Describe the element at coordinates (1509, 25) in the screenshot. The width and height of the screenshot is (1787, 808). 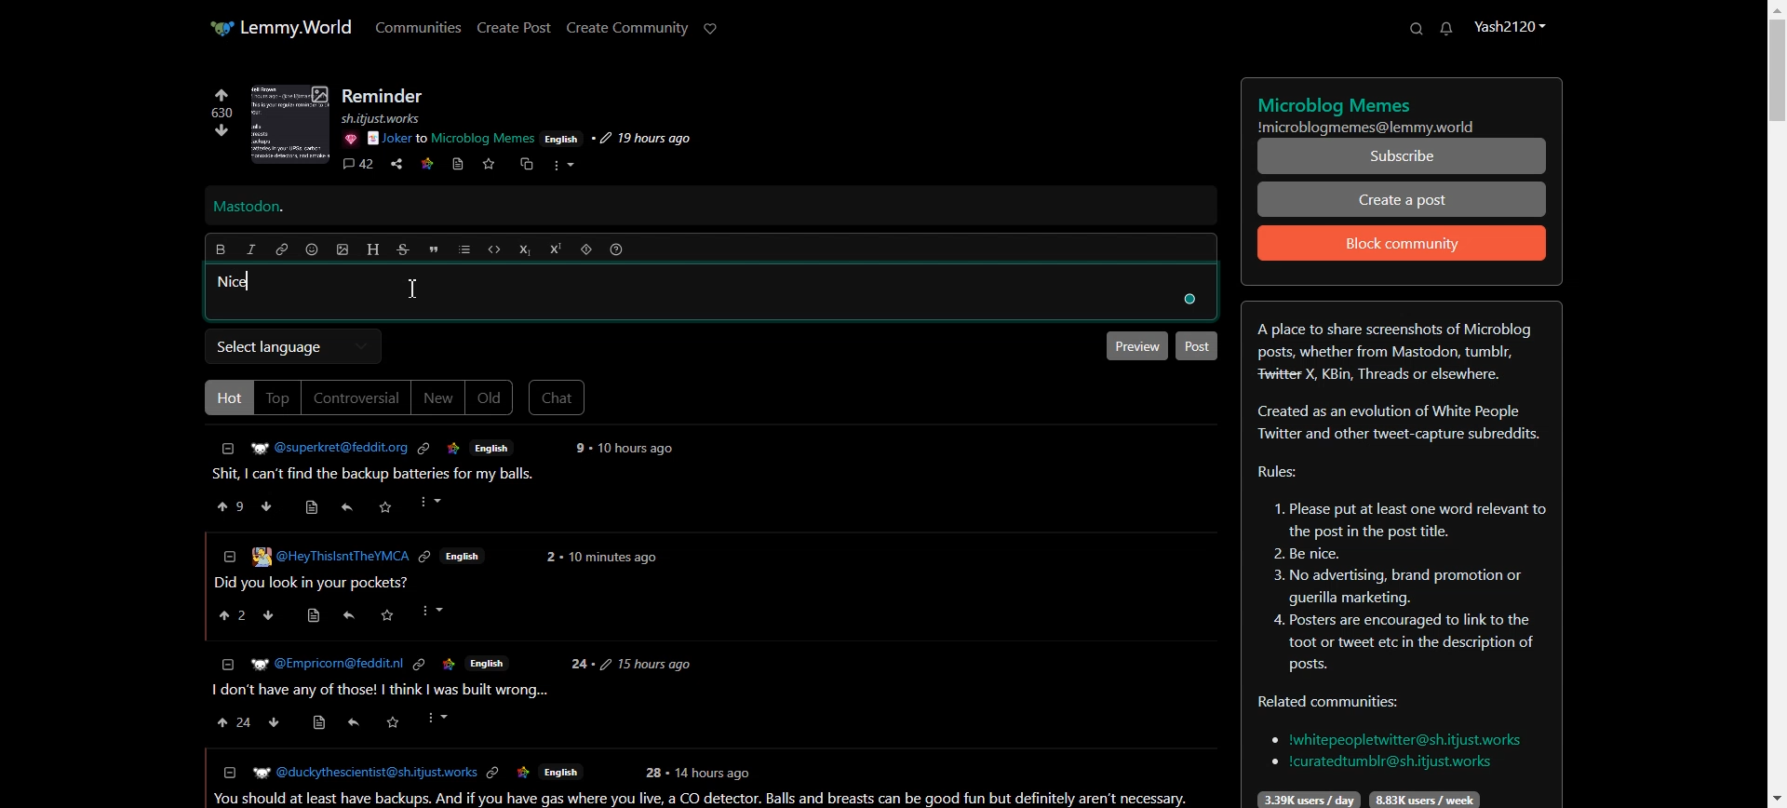
I see `Profile` at that location.